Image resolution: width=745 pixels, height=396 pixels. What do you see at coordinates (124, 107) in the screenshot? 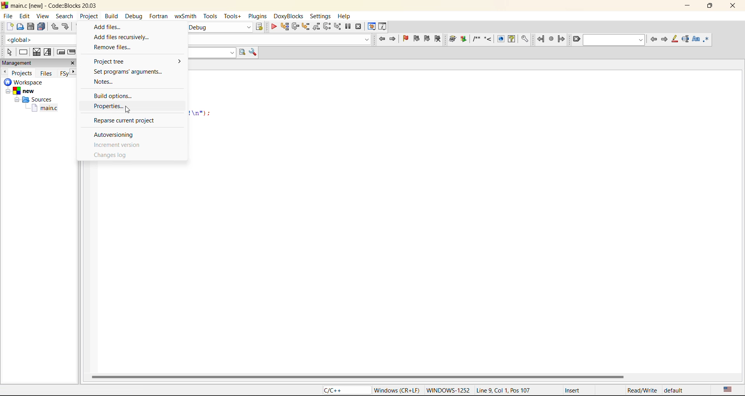
I see `properties` at bounding box center [124, 107].